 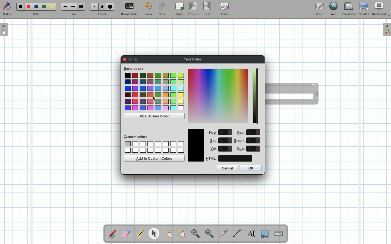 What do you see at coordinates (126, 234) in the screenshot?
I see `Eraser` at bounding box center [126, 234].